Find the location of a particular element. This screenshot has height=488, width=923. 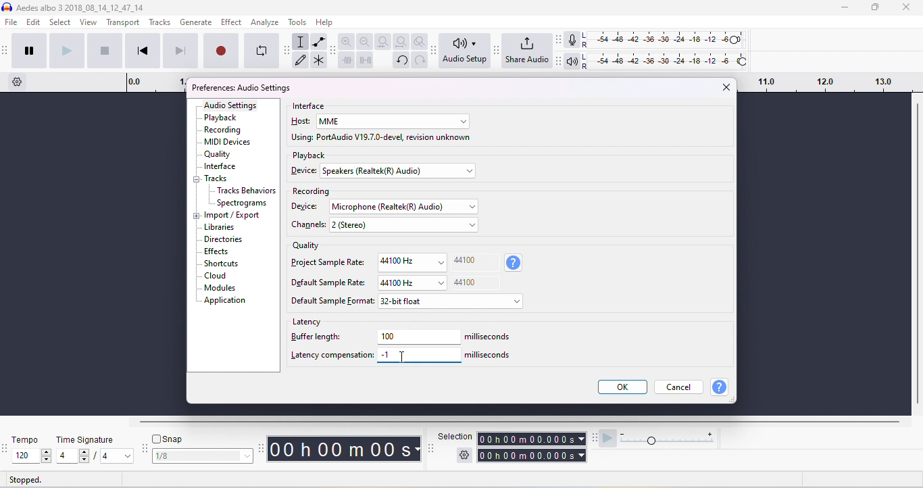

playback is located at coordinates (221, 118).